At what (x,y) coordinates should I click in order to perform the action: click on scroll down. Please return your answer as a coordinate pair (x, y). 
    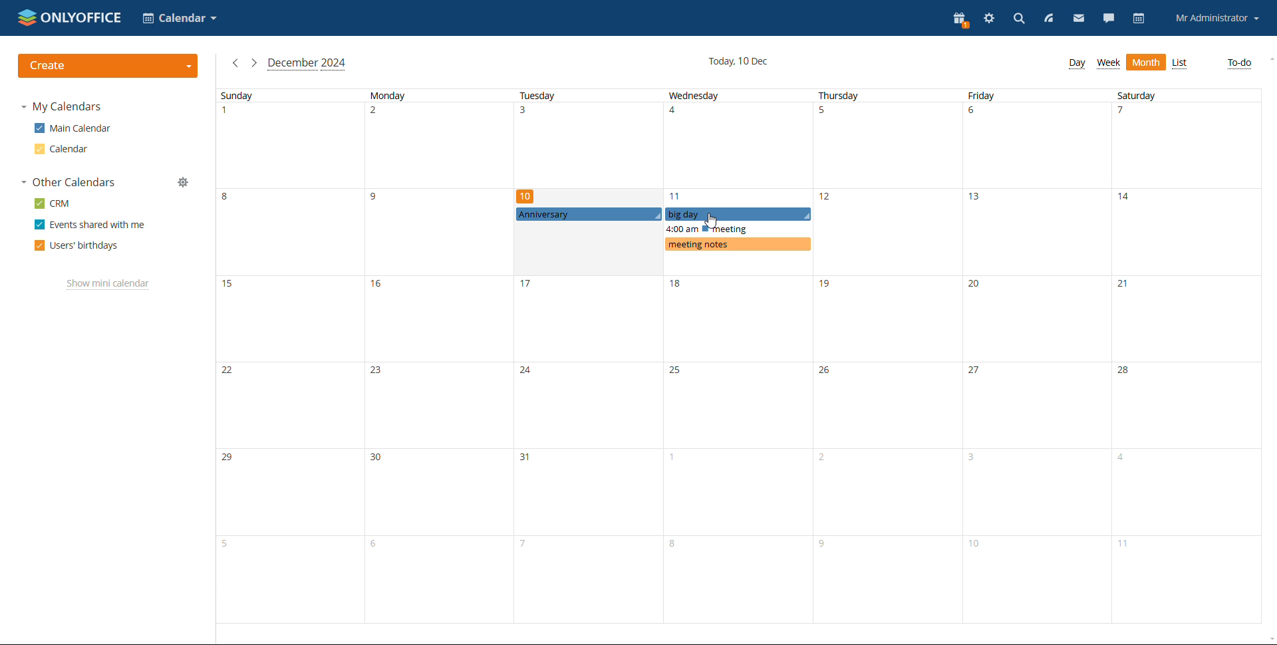
    Looking at the image, I should click on (1269, 640).